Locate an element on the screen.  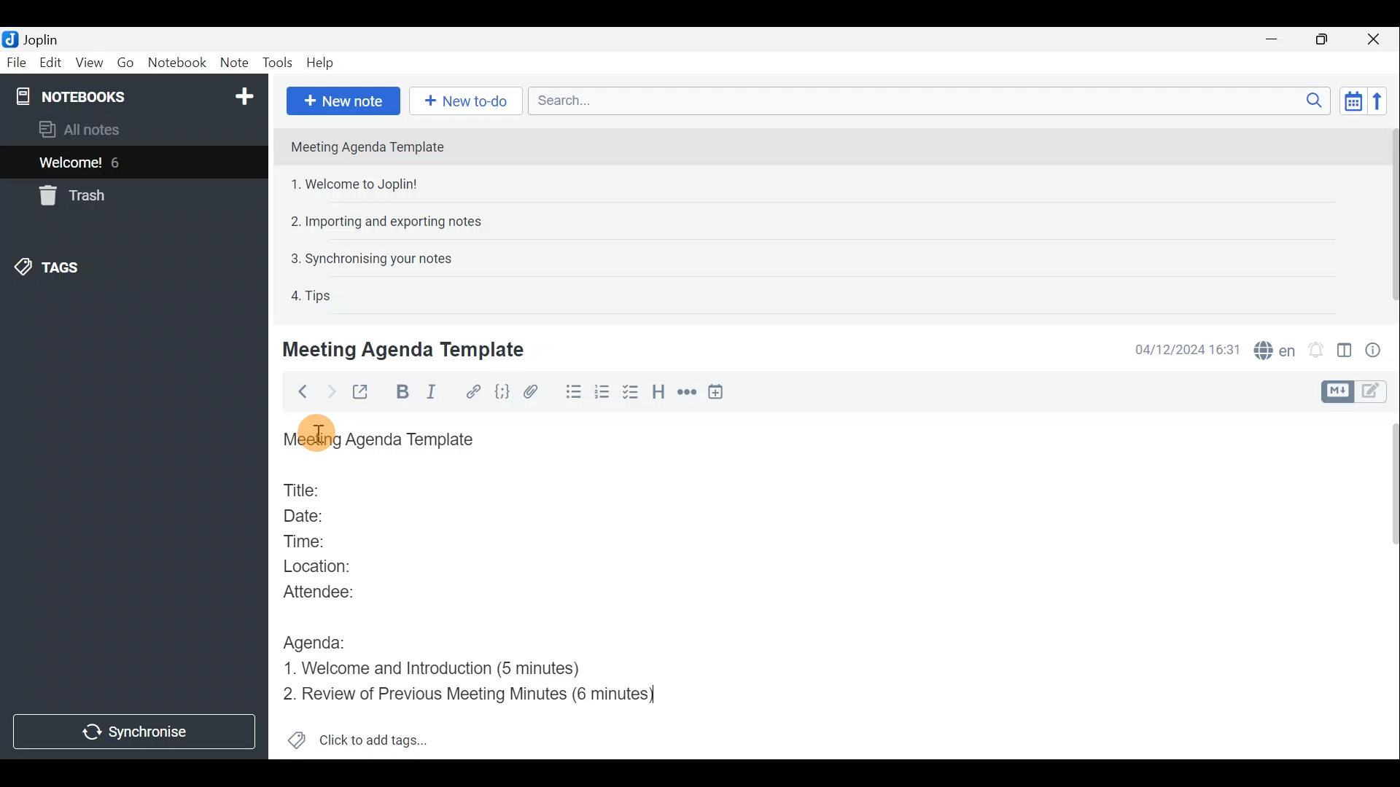
New note is located at coordinates (343, 101).